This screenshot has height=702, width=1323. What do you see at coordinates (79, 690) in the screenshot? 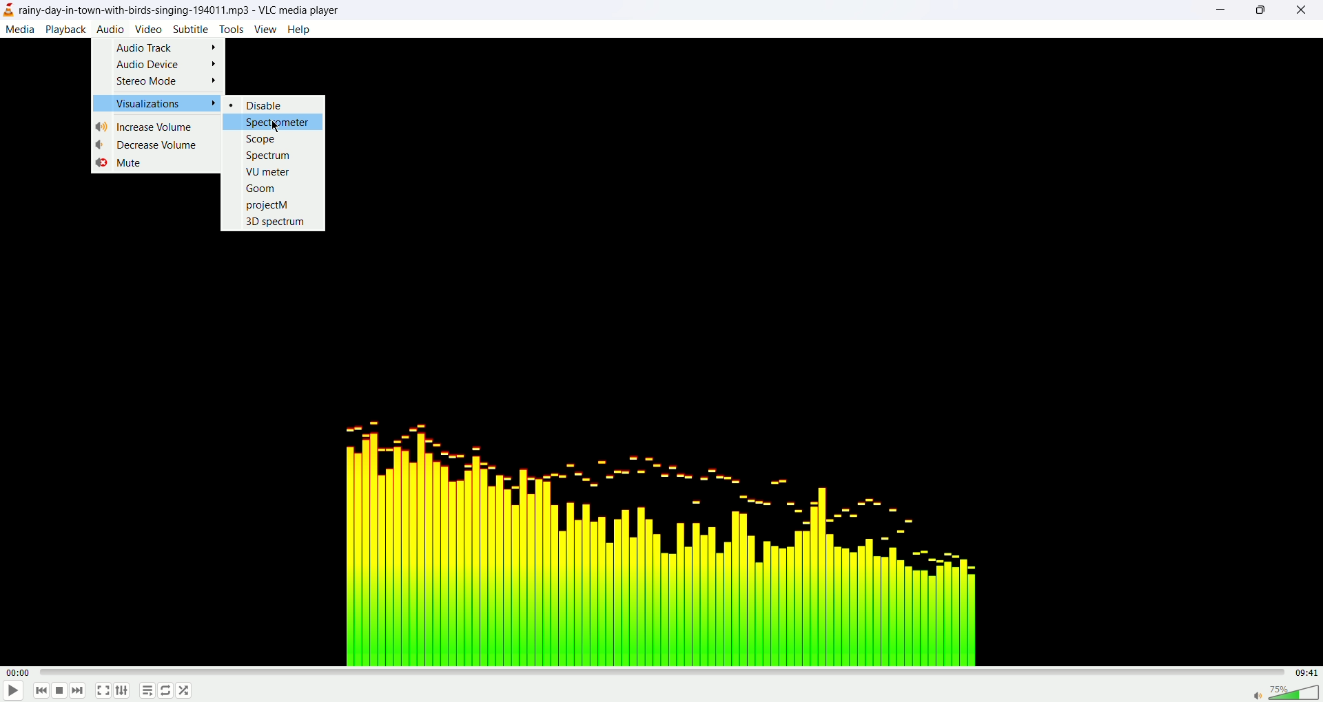
I see `next` at bounding box center [79, 690].